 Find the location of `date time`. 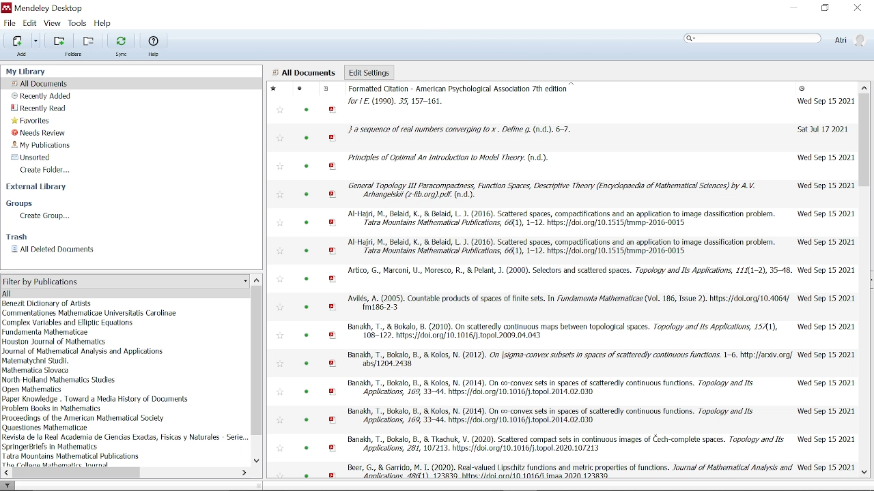

date time is located at coordinates (825, 438).